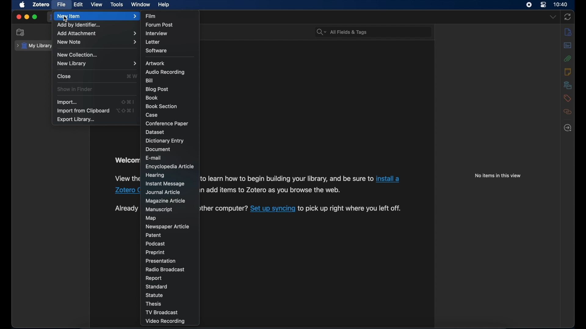  Describe the element at coordinates (161, 107) in the screenshot. I see `book section` at that location.